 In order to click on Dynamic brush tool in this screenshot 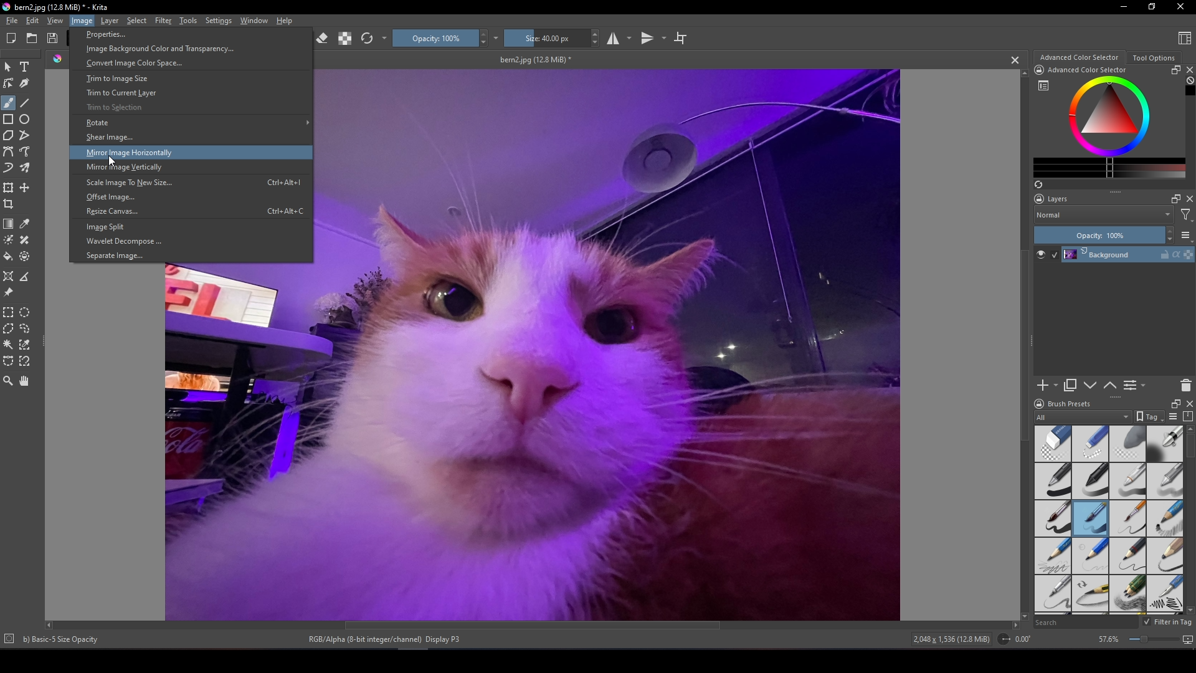, I will do `click(9, 167)`.